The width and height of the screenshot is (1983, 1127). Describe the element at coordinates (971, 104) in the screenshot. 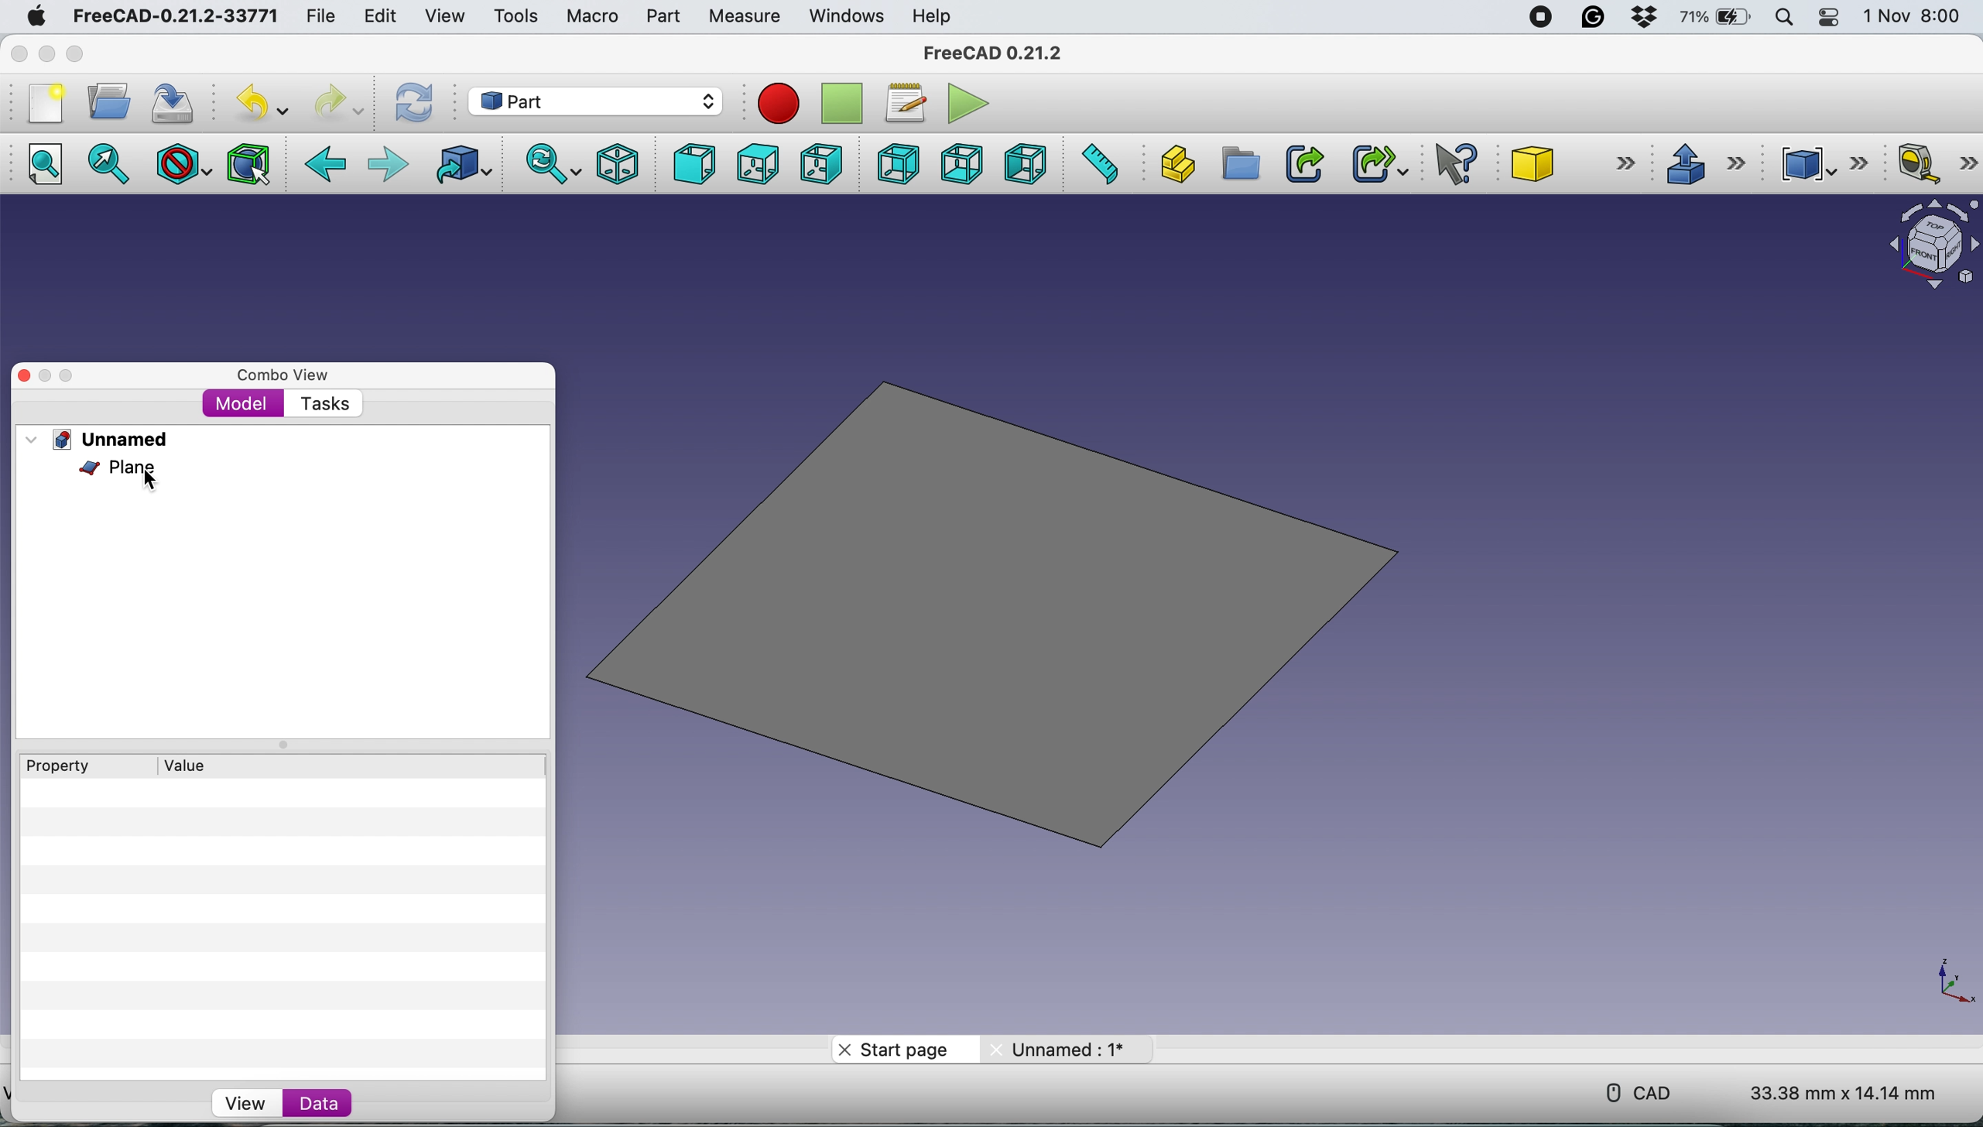

I see `execute macros` at that location.